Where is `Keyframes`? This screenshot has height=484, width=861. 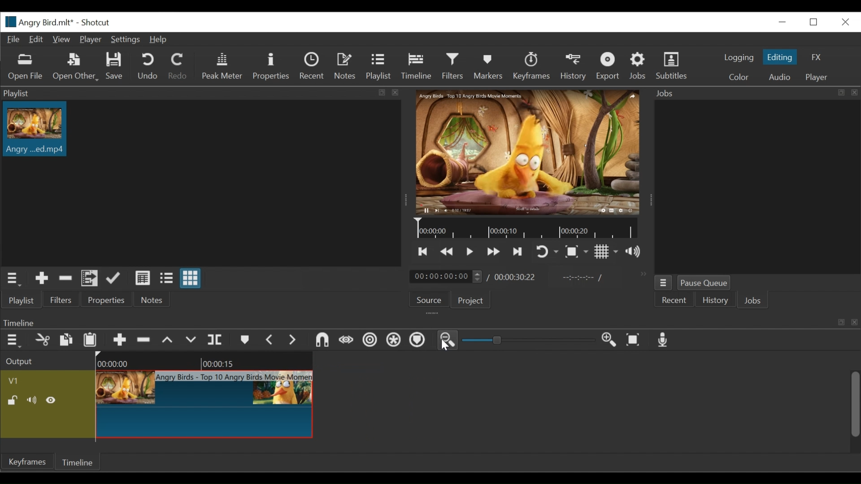
Keyframes is located at coordinates (531, 66).